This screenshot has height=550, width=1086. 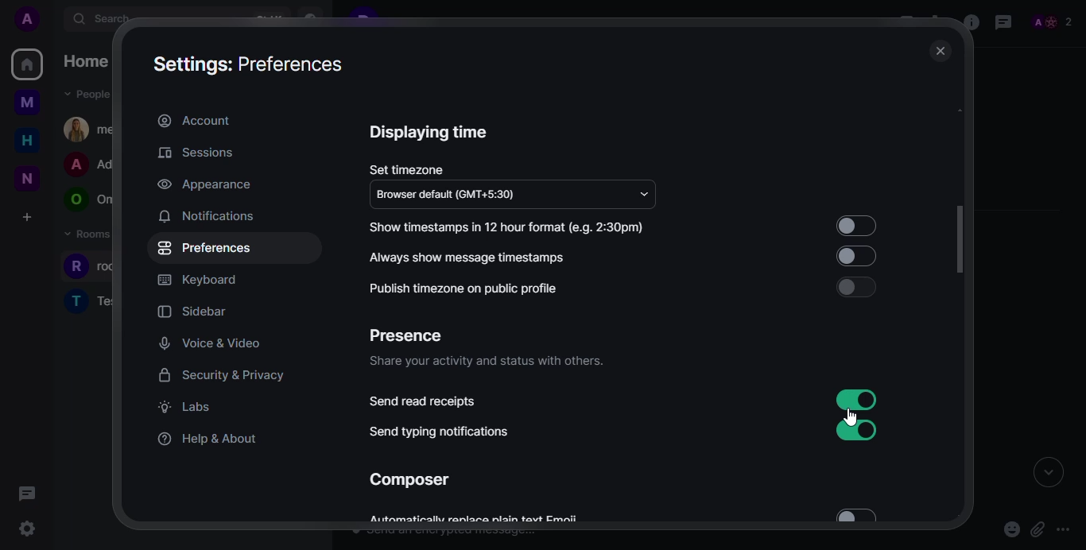 What do you see at coordinates (92, 129) in the screenshot?
I see `people` at bounding box center [92, 129].